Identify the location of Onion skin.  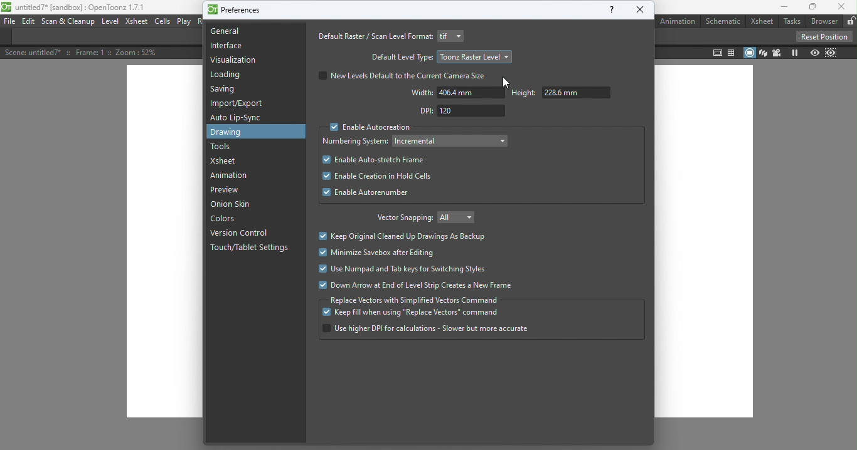
(234, 206).